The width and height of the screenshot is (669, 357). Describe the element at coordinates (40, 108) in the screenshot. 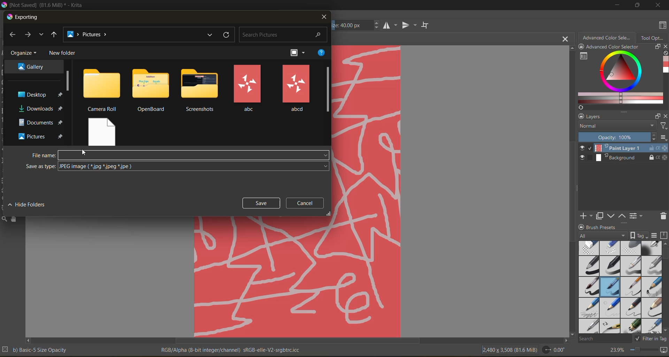

I see `folder destination` at that location.